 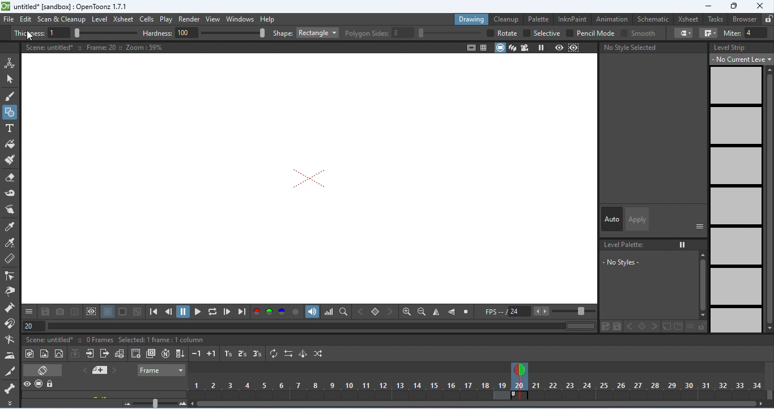 I want to click on show or hide, so click(x=700, y=227).